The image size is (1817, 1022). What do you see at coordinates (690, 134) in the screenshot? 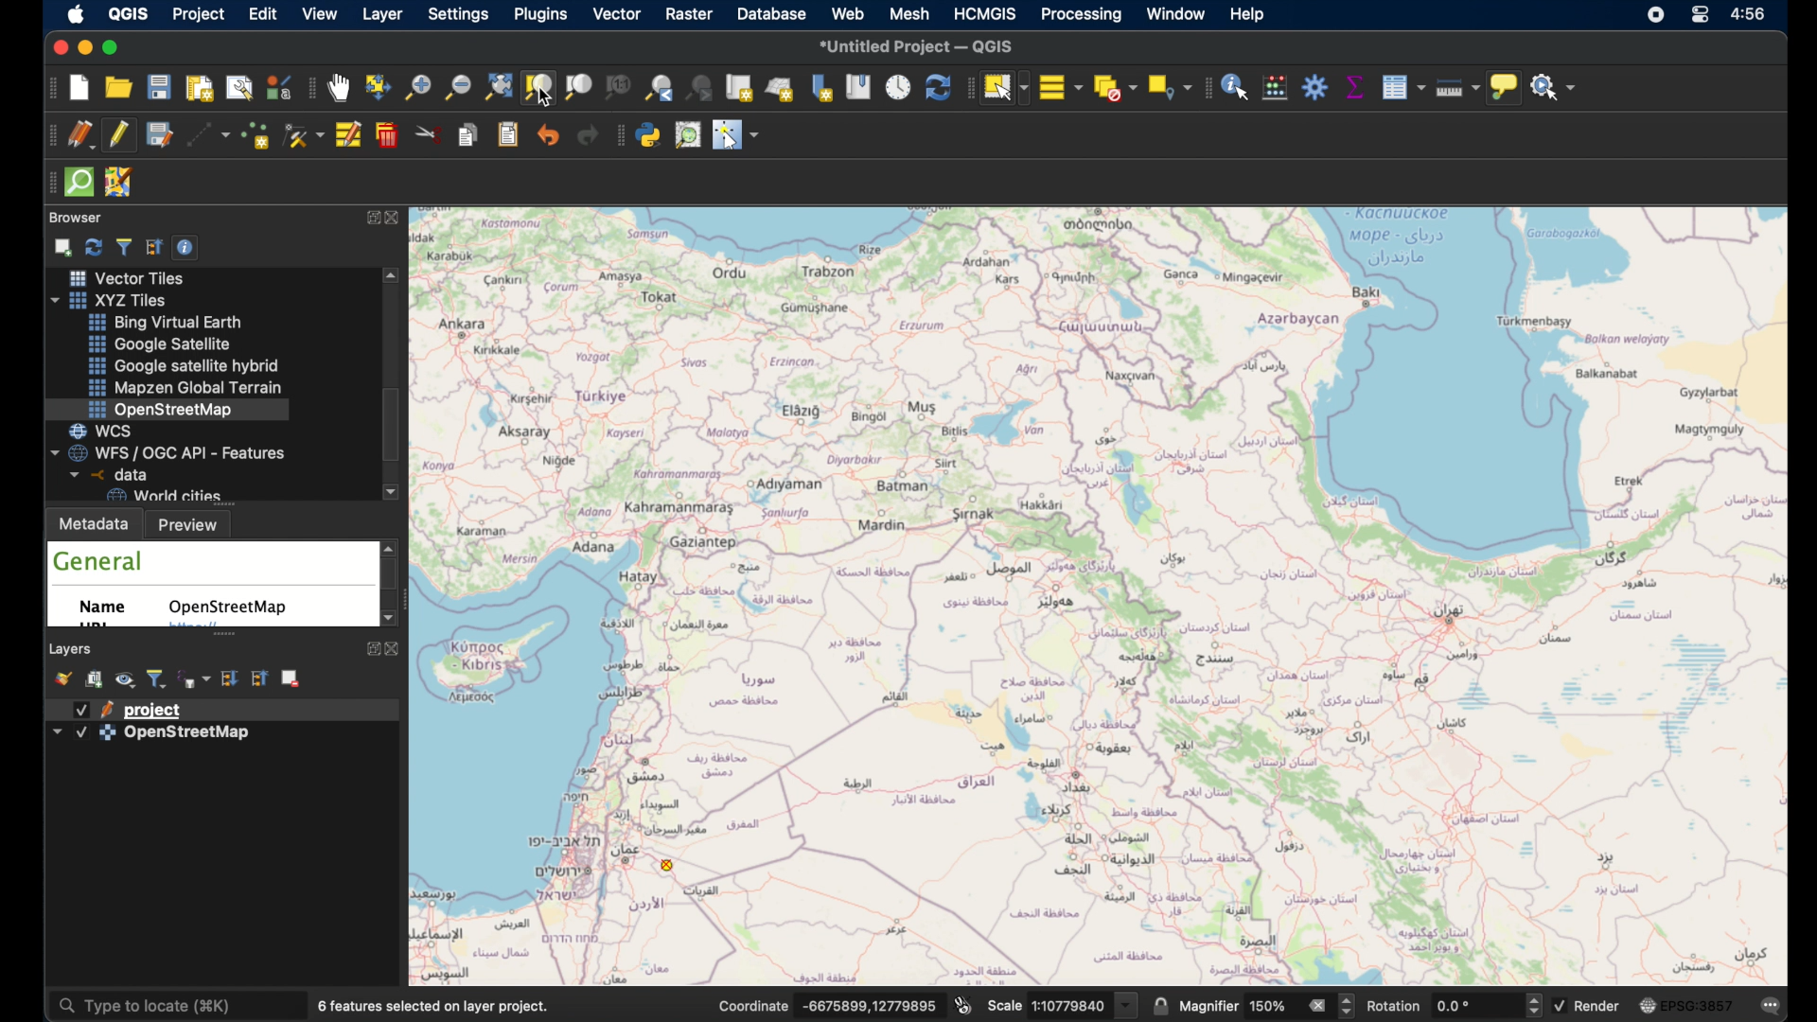
I see `osm place search` at bounding box center [690, 134].